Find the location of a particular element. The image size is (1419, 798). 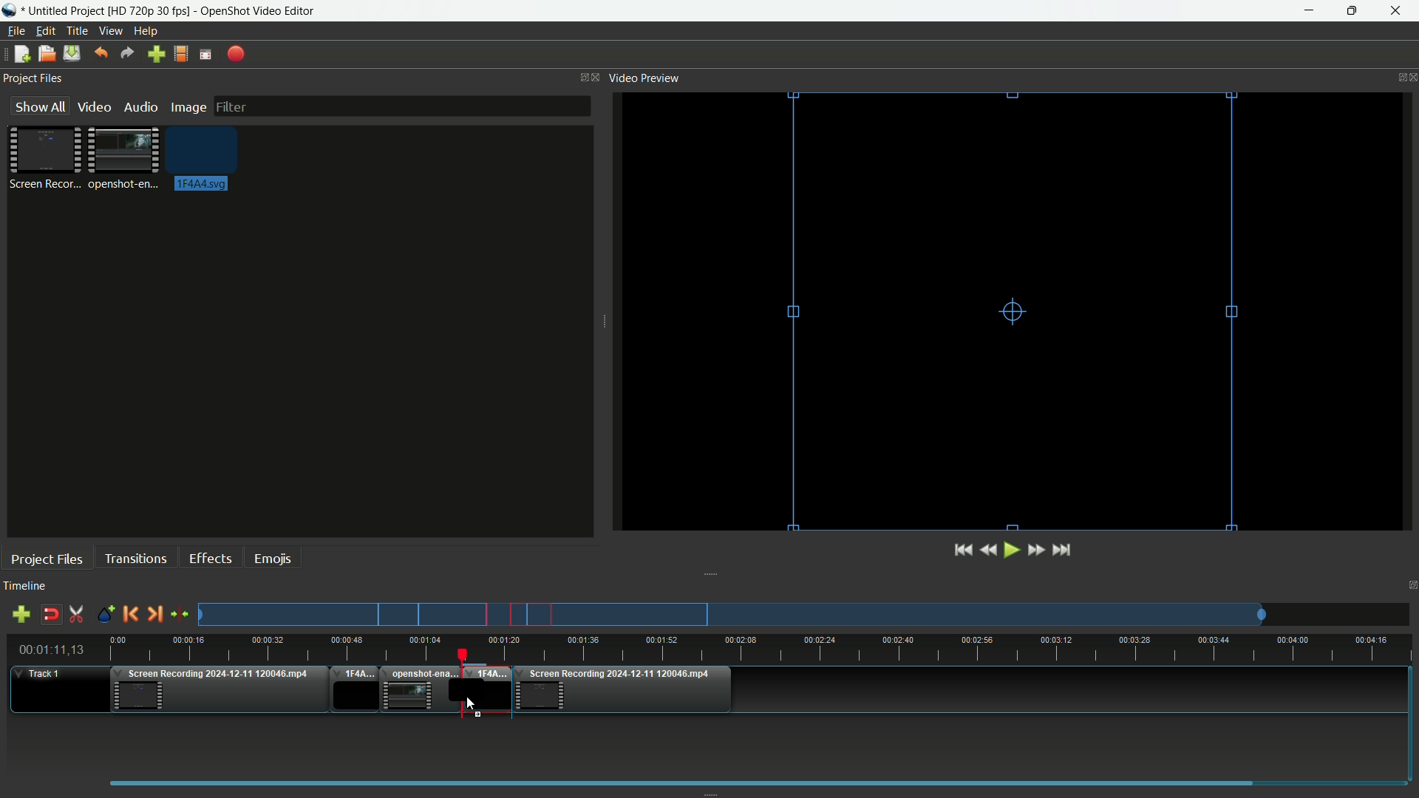

Enable razor is located at coordinates (77, 615).